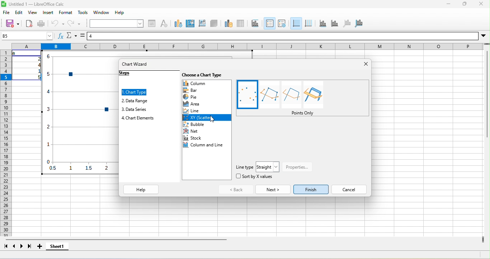 The width and height of the screenshot is (490, 259). I want to click on character, so click(164, 24).